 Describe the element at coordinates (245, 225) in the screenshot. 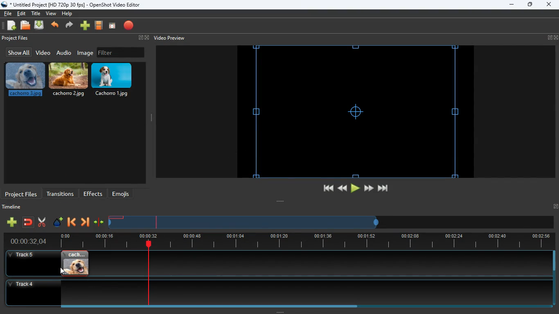

I see `timeline` at that location.